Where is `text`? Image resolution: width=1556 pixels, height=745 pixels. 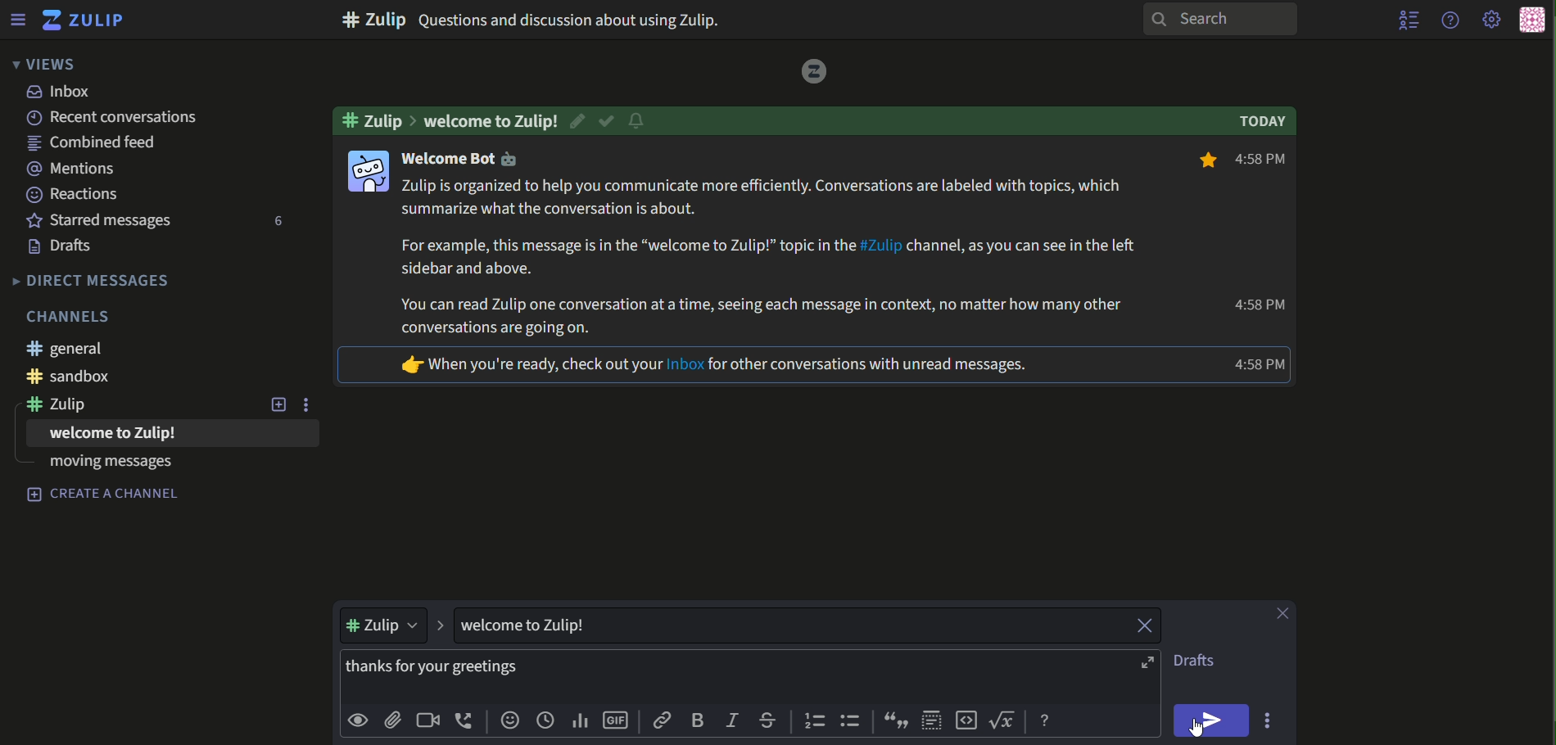 text is located at coordinates (1260, 306).